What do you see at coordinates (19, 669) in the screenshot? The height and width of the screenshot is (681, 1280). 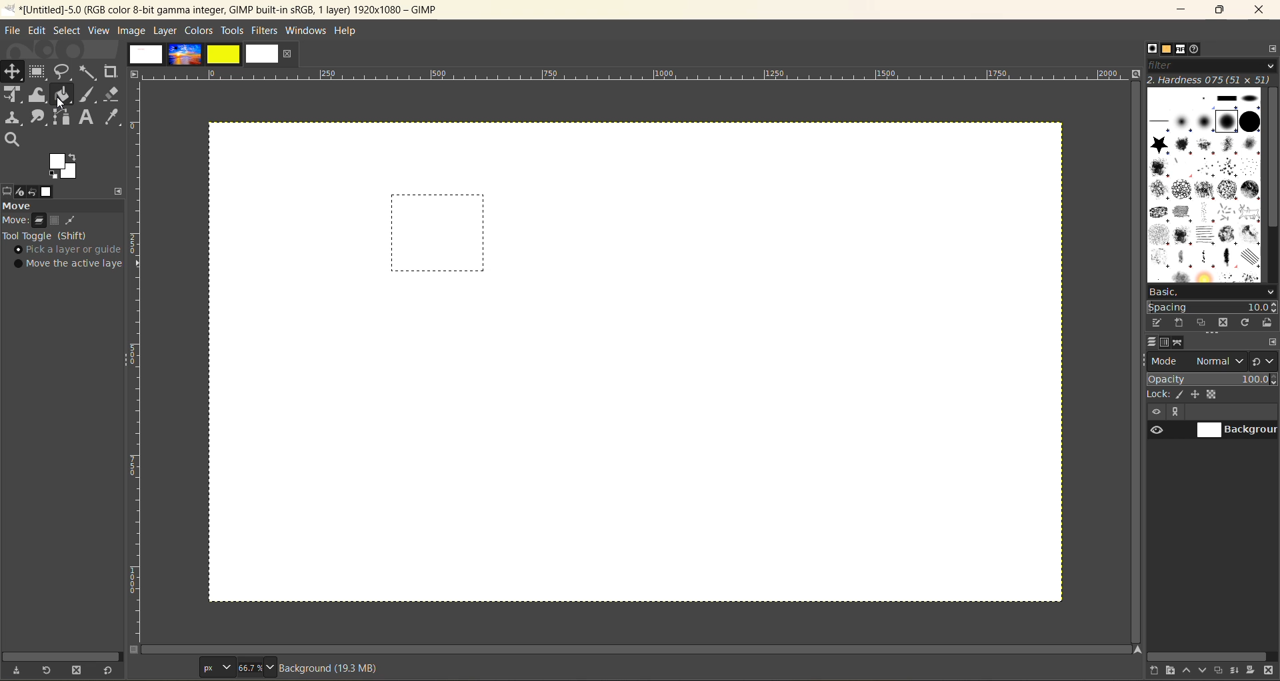 I see `save tool preset` at bounding box center [19, 669].